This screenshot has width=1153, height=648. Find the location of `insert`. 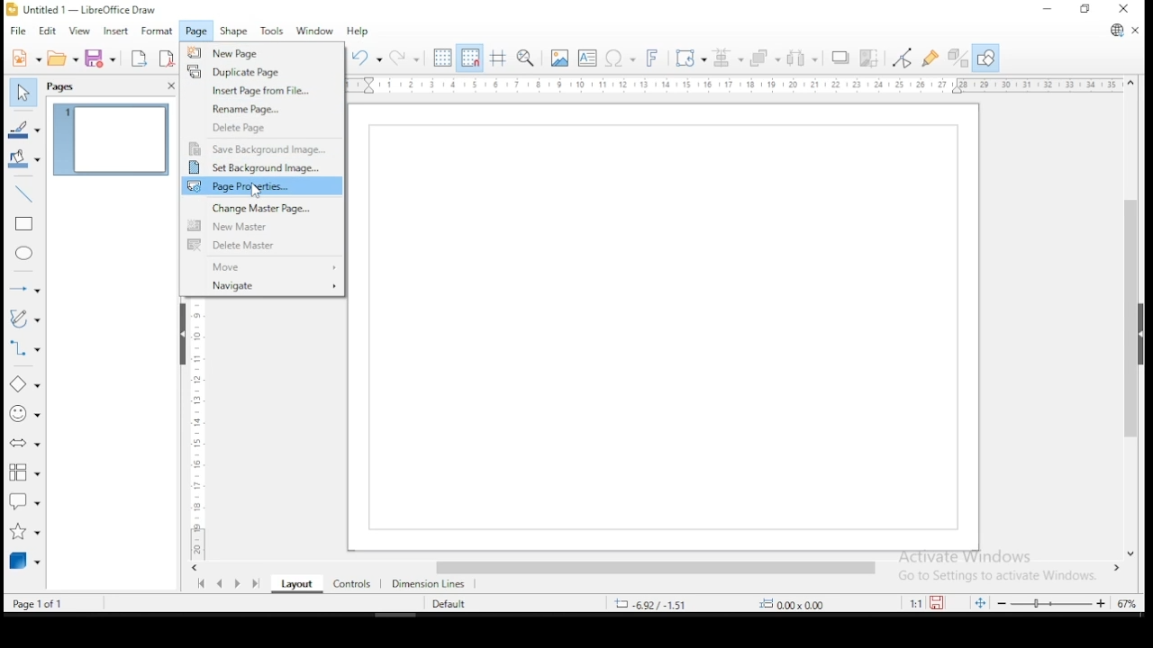

insert is located at coordinates (117, 32).